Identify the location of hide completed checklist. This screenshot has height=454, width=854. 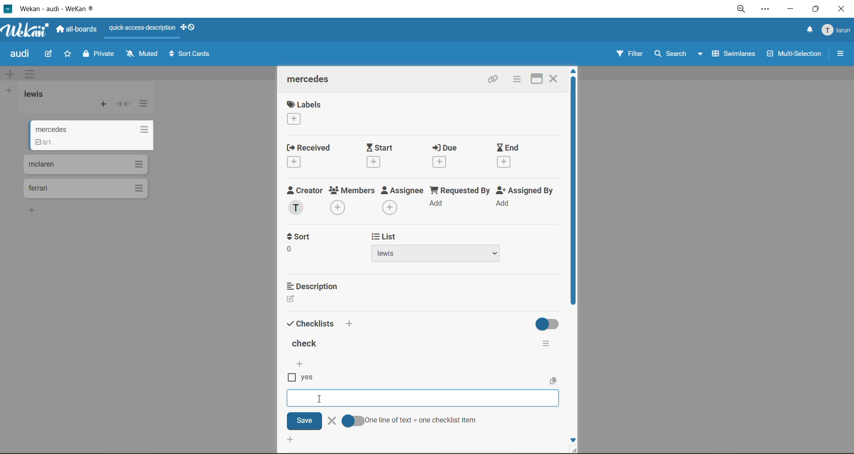
(549, 323).